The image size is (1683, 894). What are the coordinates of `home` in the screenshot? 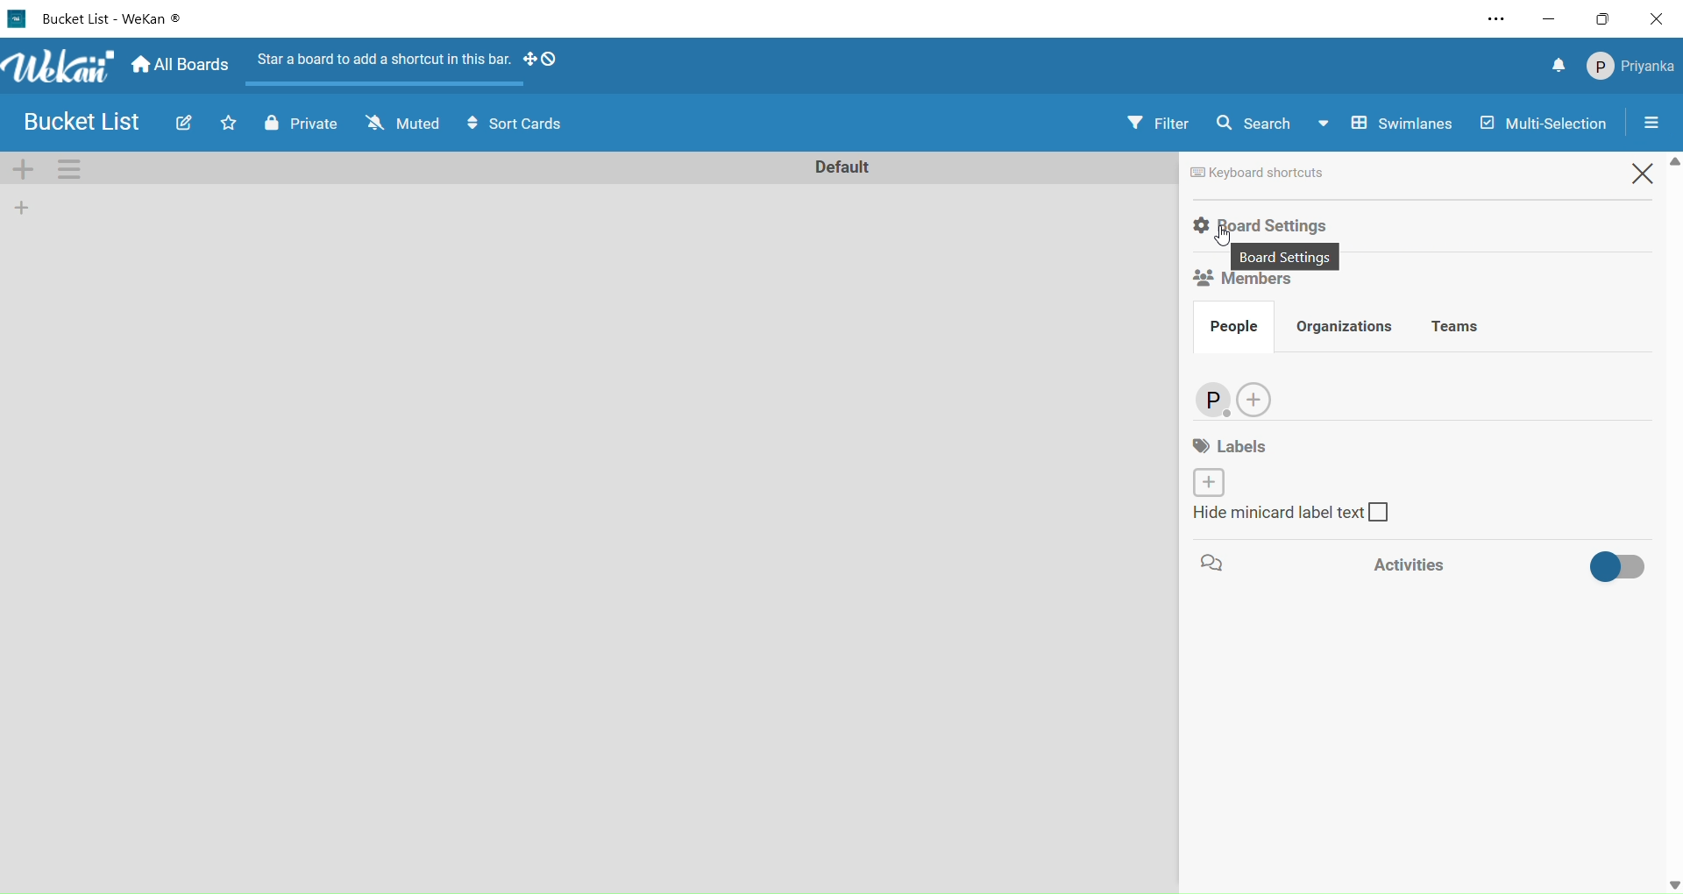 It's located at (182, 65).